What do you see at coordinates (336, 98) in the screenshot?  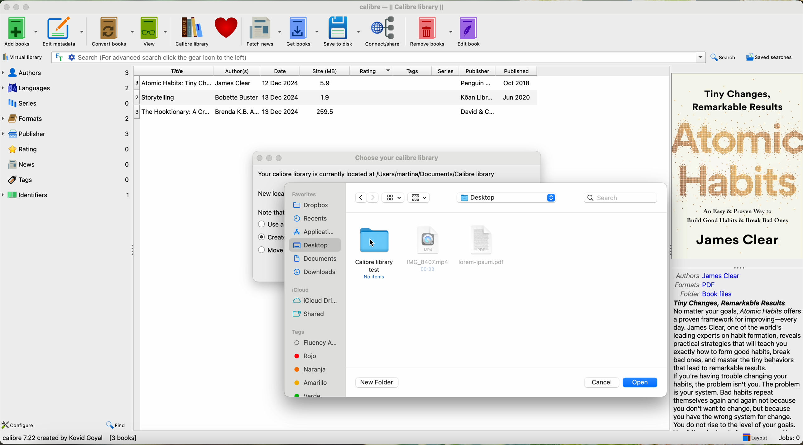 I see `Second Storytelling` at bounding box center [336, 98].